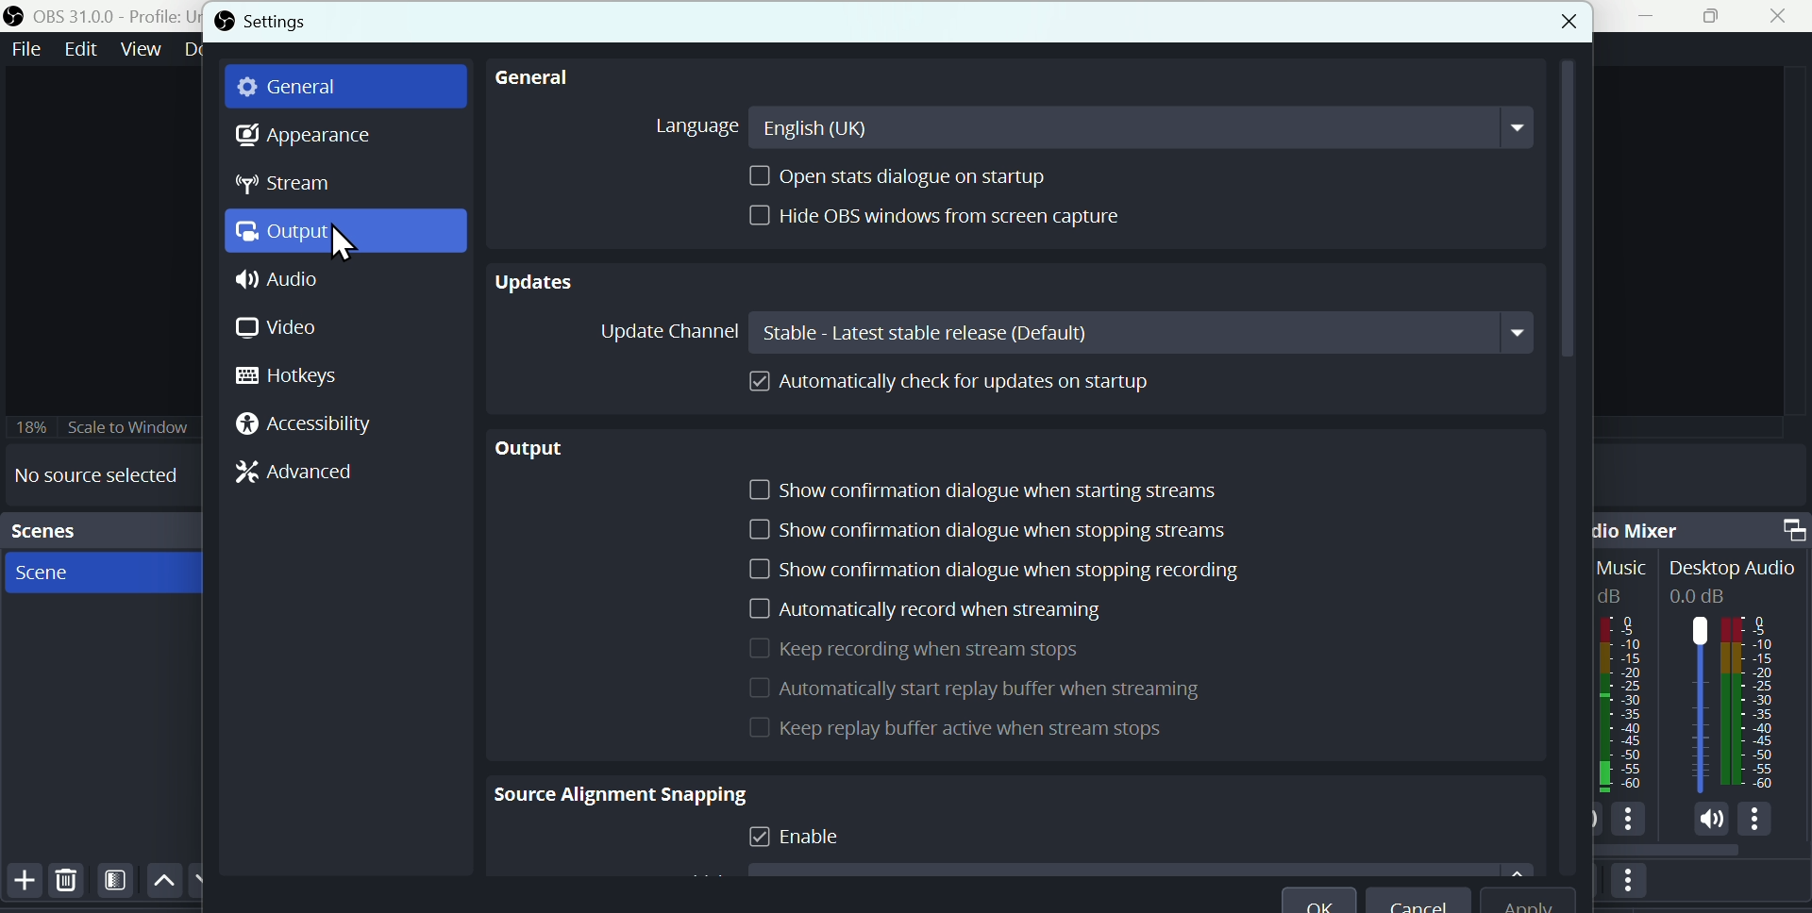  What do you see at coordinates (1700, 707) in the screenshot?
I see `Audiobar` at bounding box center [1700, 707].